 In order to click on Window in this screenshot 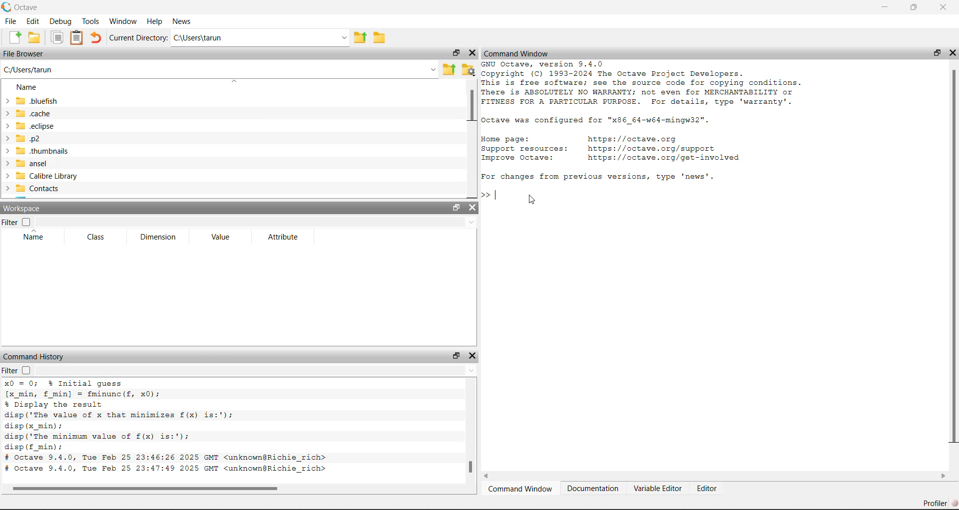, I will do `click(123, 20)`.